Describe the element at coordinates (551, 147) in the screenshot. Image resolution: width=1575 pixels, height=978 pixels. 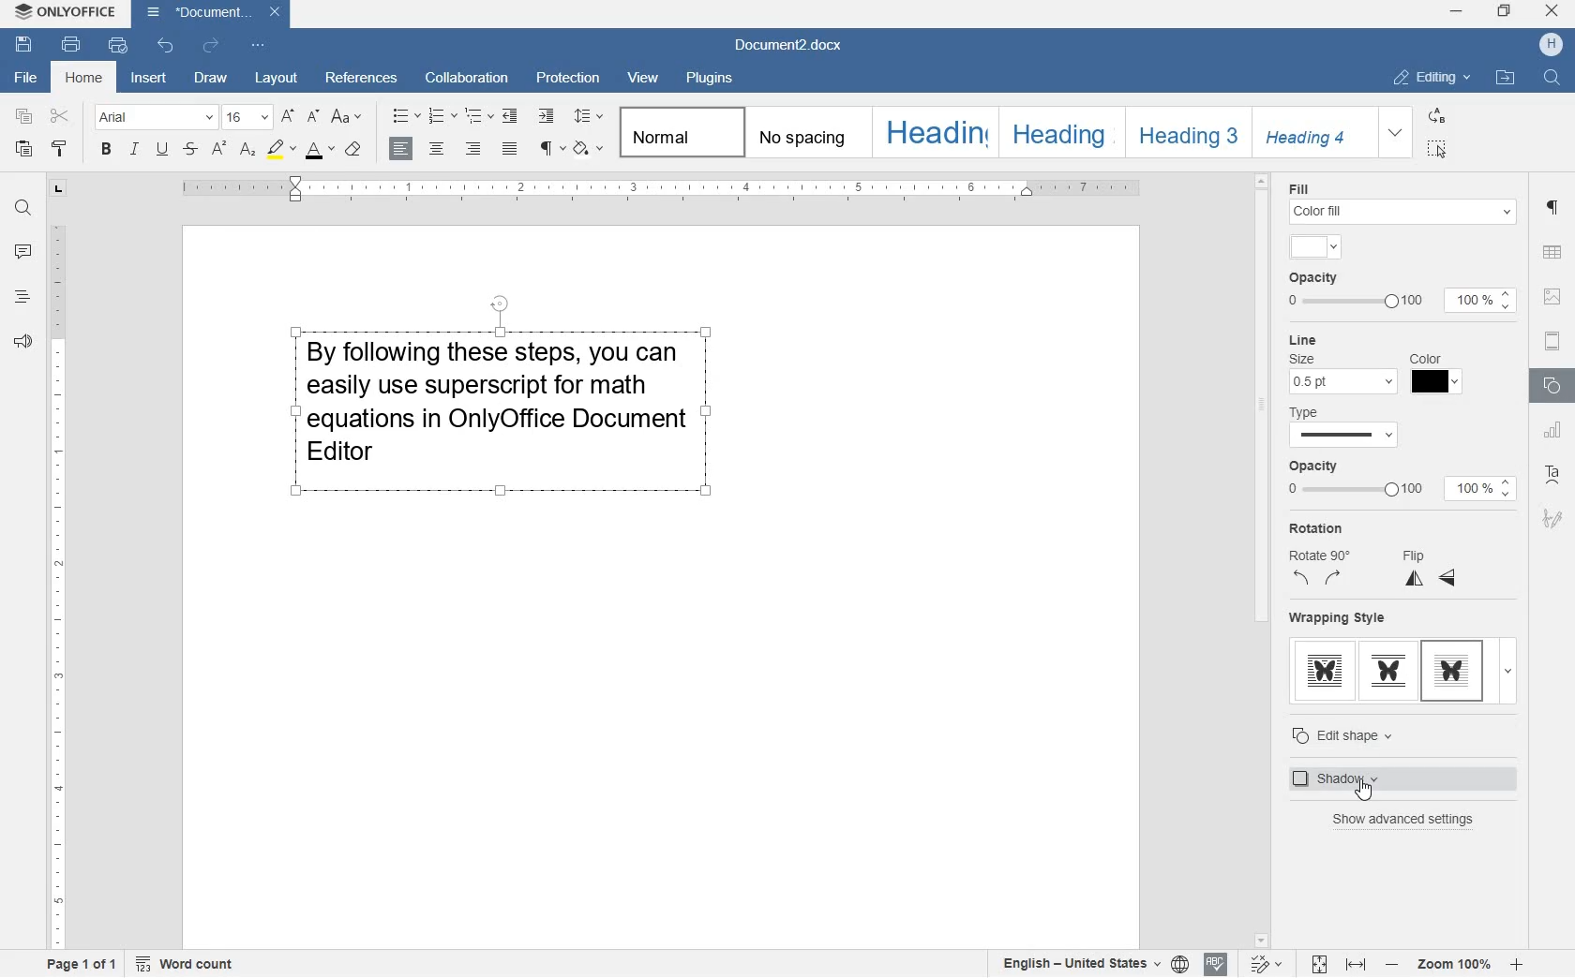
I see `nonprinting characters` at that location.